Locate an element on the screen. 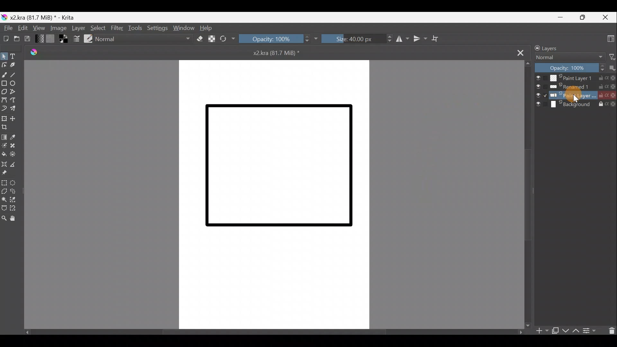  Freehand selection tool is located at coordinates (15, 191).